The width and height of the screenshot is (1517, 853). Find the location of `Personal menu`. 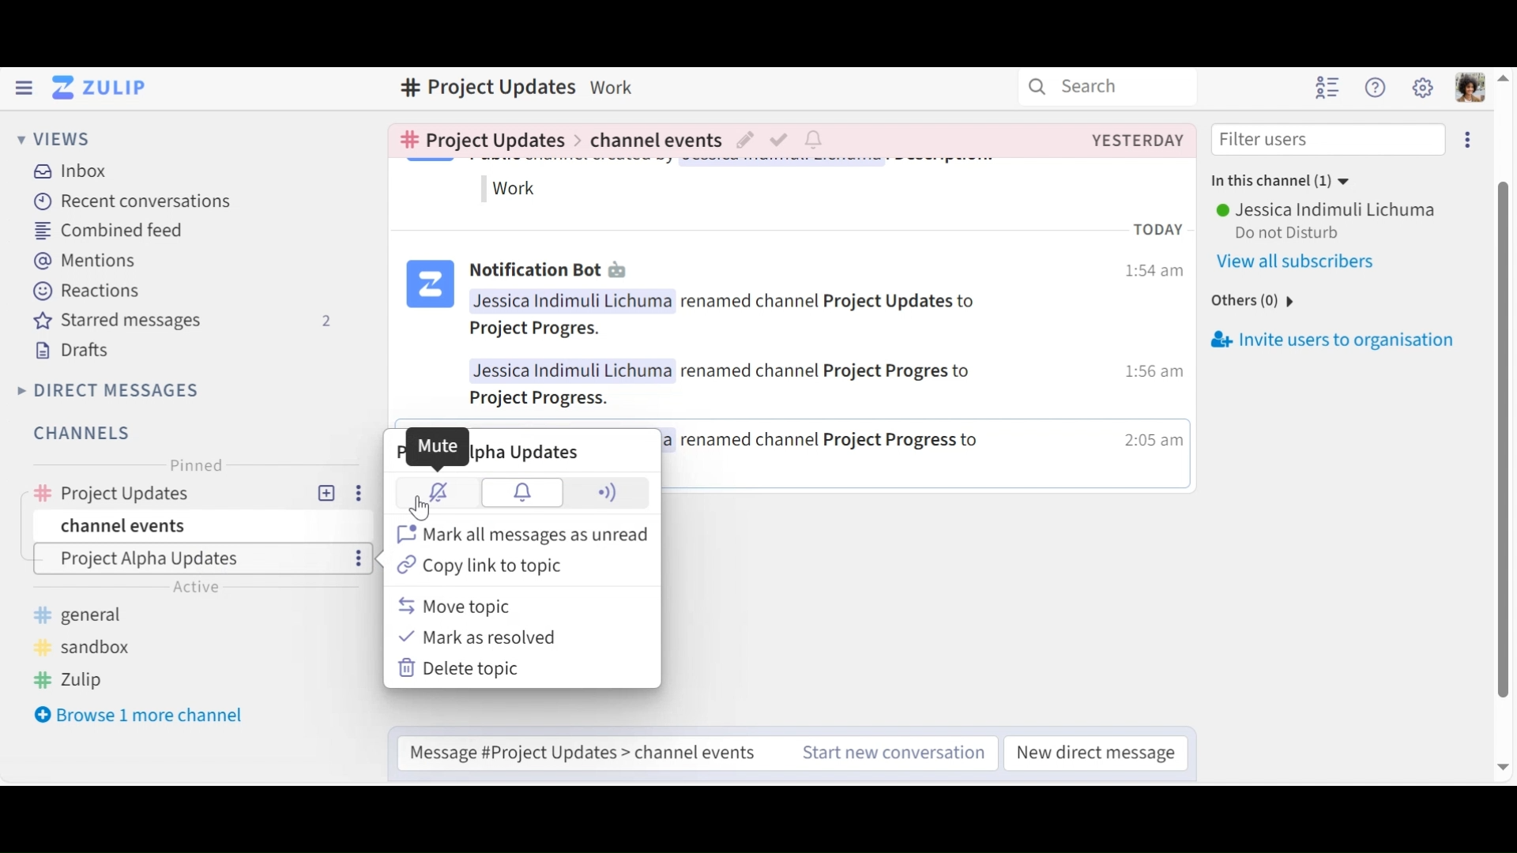

Personal menu is located at coordinates (1472, 87).